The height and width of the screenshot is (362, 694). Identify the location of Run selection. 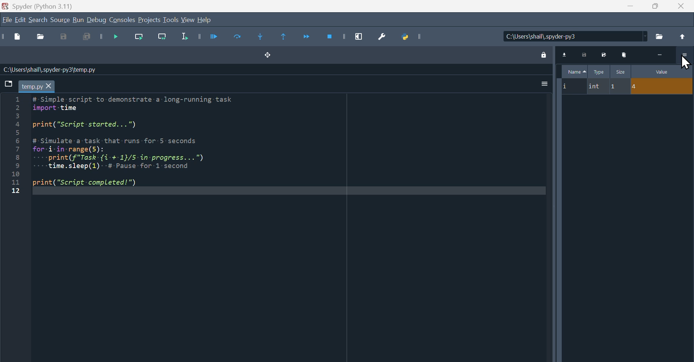
(184, 37).